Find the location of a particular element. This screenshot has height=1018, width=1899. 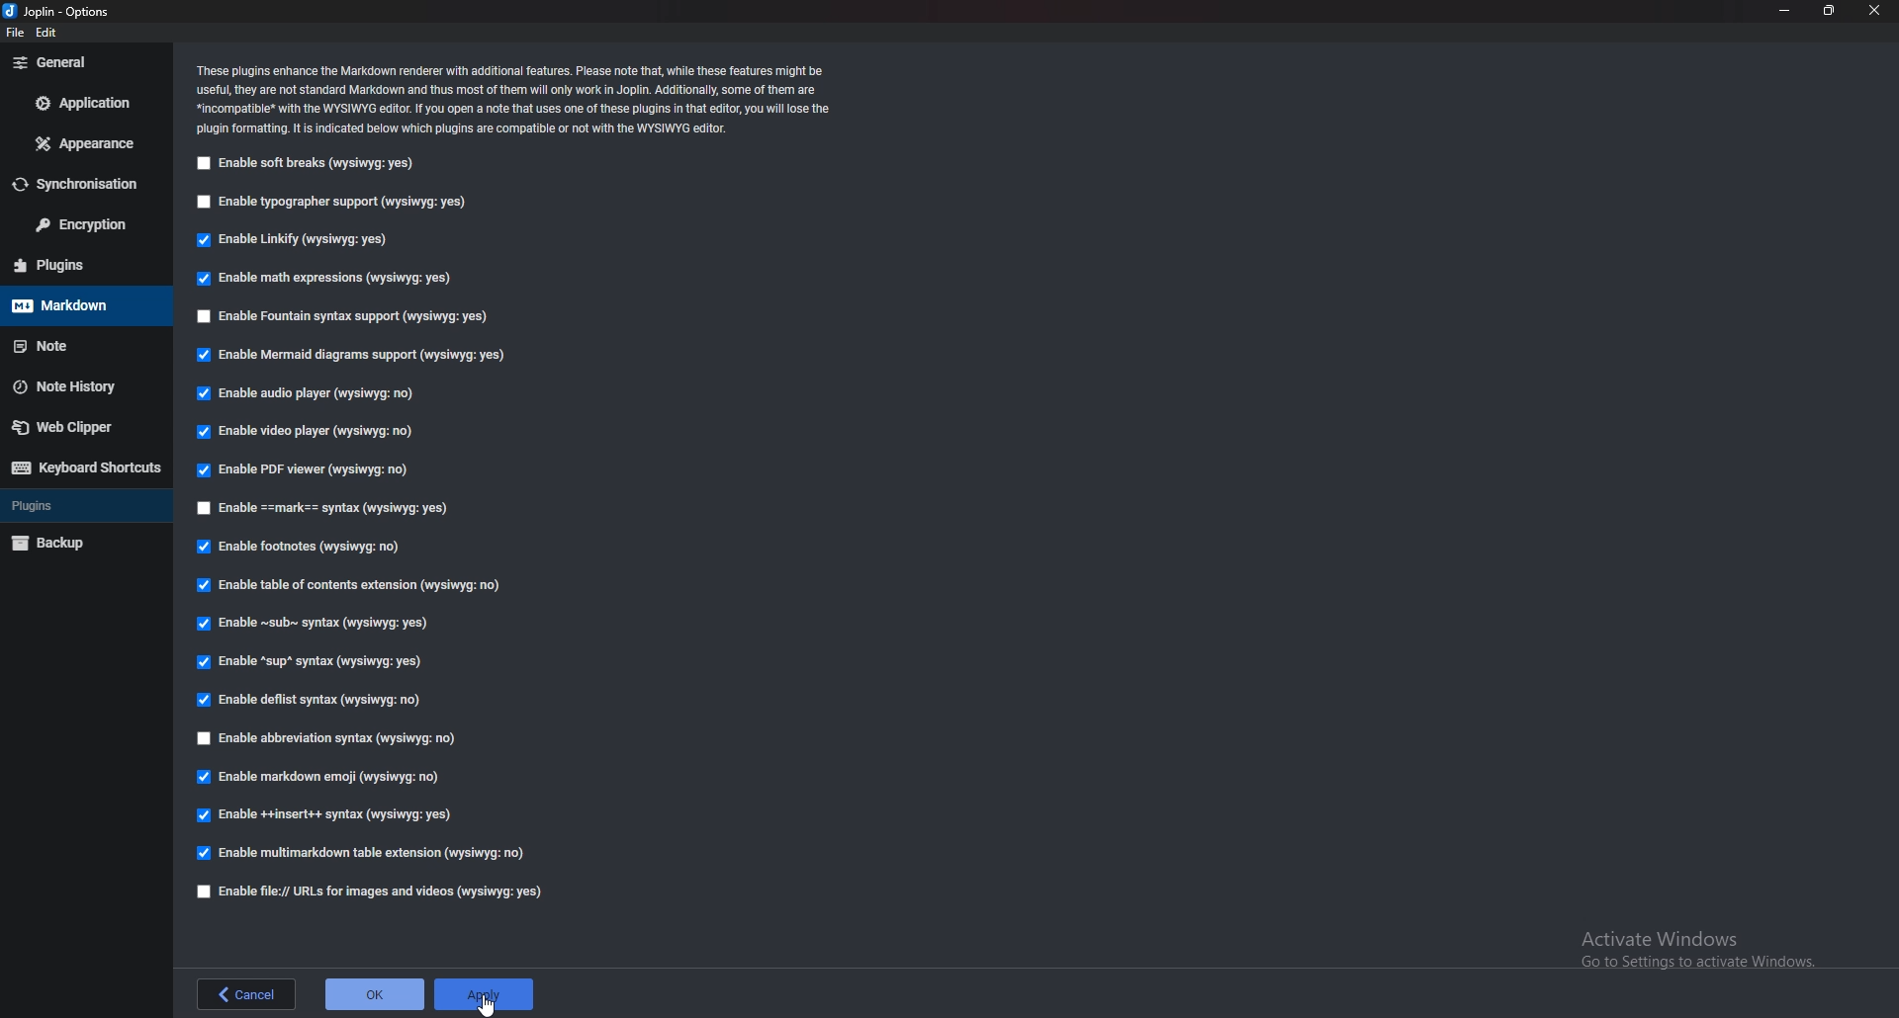

Enable fountain syntax support is located at coordinates (360, 317).